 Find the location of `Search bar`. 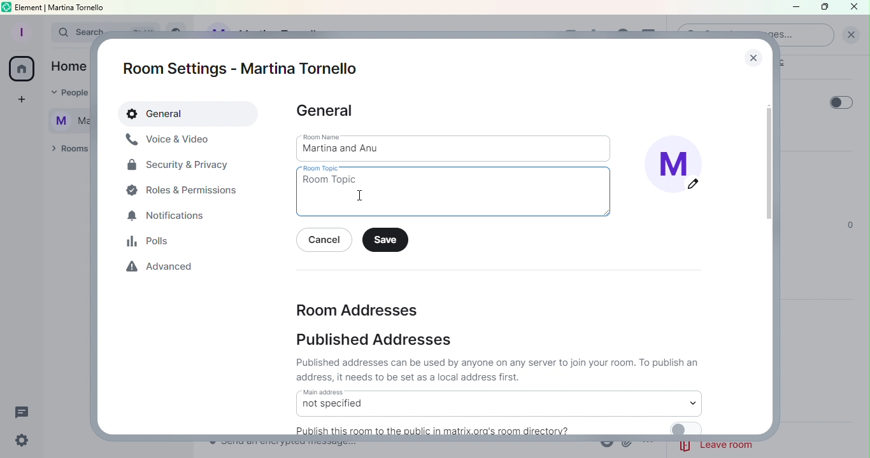

Search bar is located at coordinates (68, 32).